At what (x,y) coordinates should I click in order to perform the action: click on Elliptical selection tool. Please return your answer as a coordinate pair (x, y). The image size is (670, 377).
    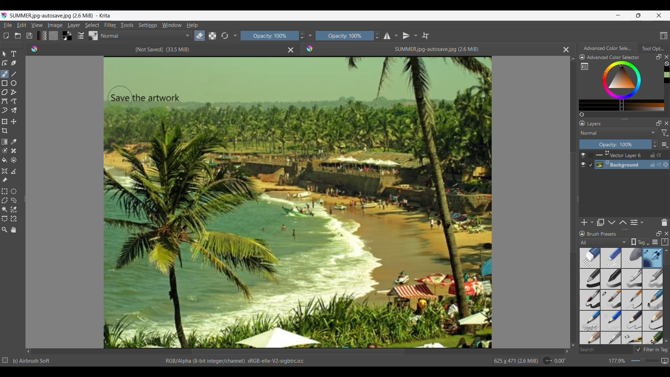
    Looking at the image, I should click on (14, 191).